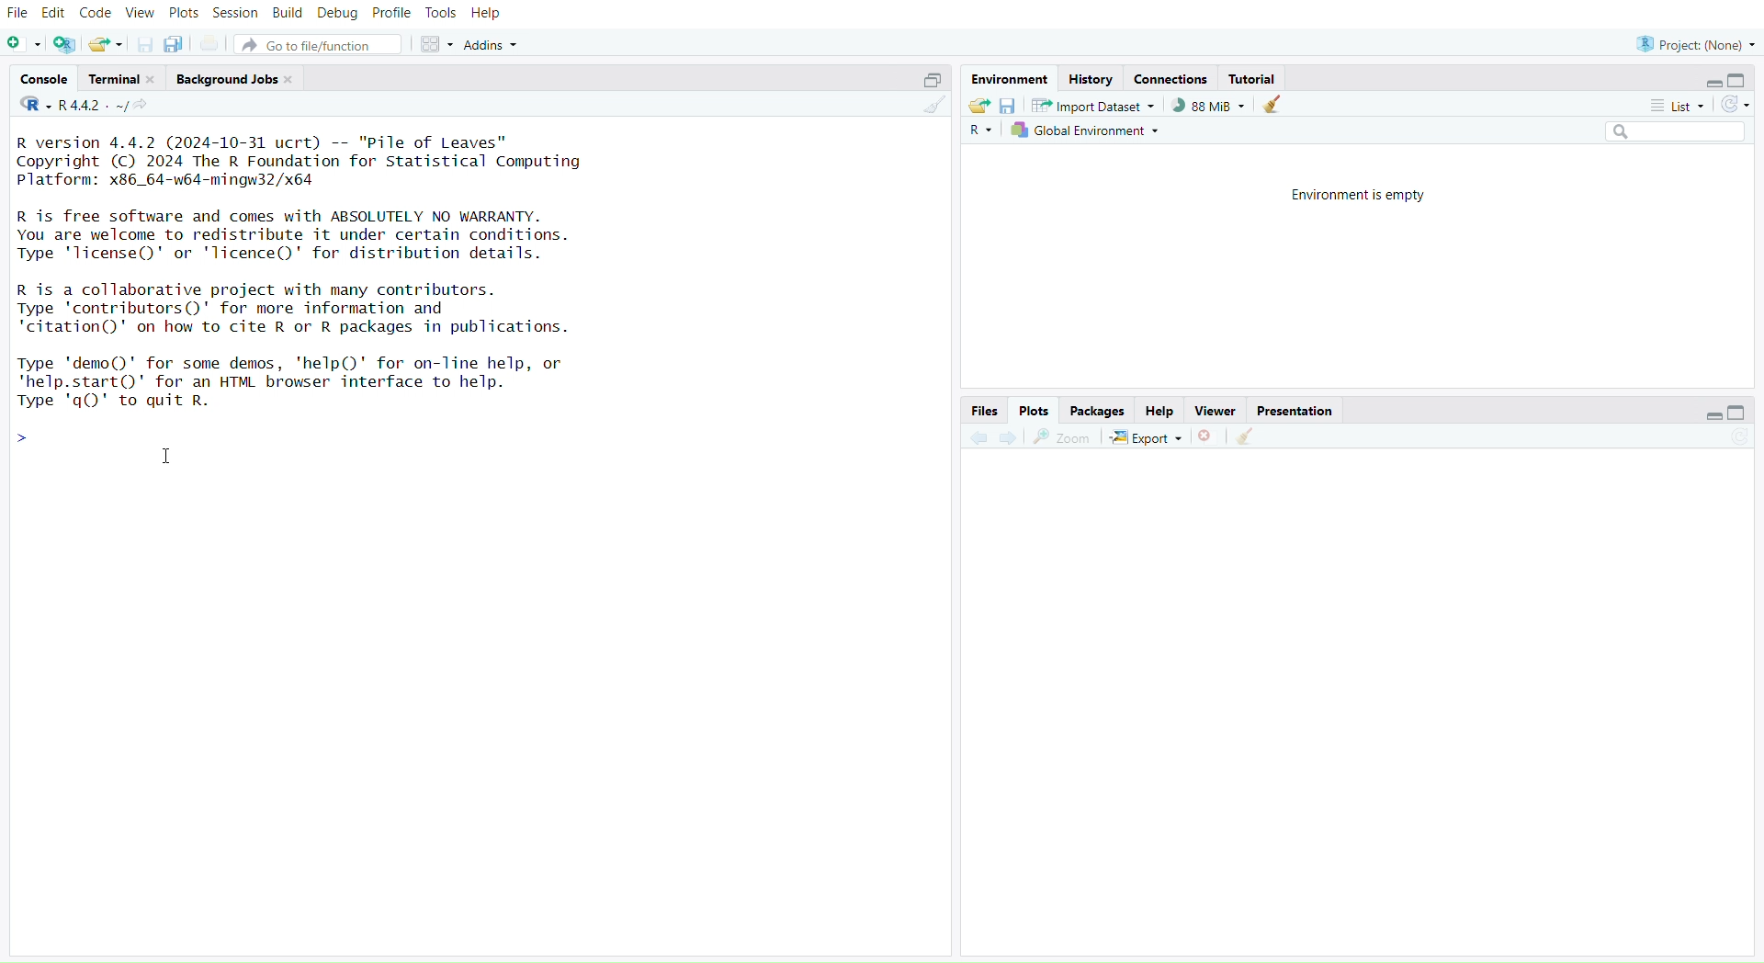 Image resolution: width=1764 pixels, height=963 pixels. What do you see at coordinates (1705, 417) in the screenshot?
I see `expand` at bounding box center [1705, 417].